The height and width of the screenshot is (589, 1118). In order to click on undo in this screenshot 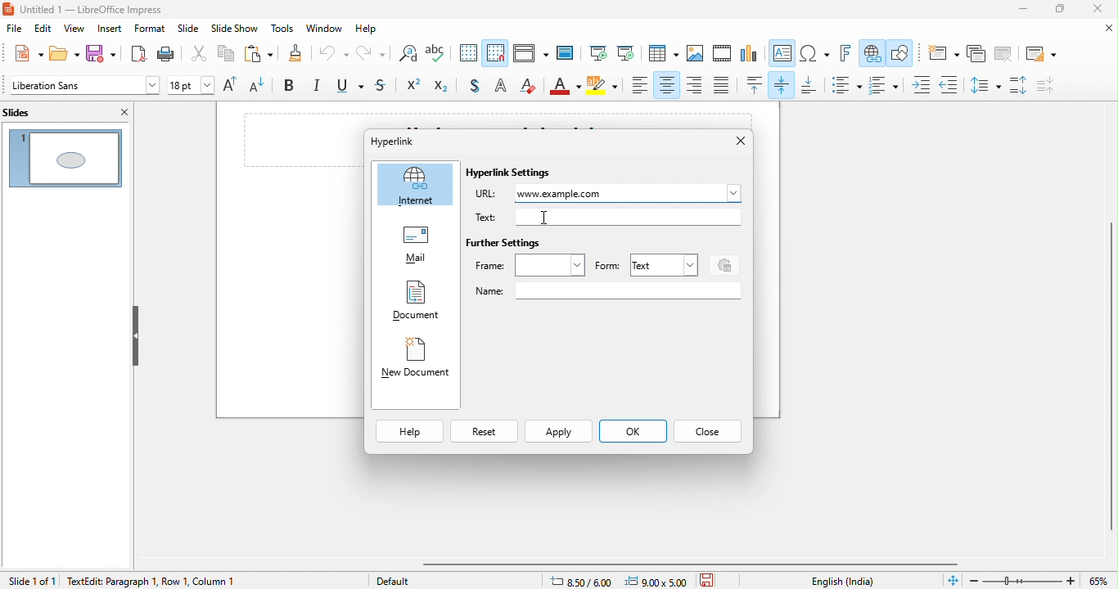, I will do `click(334, 56)`.